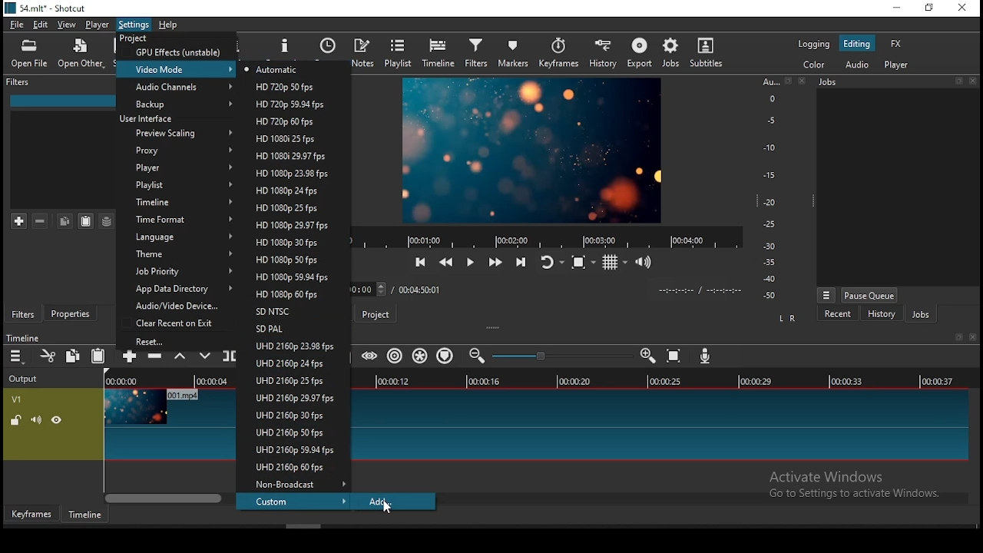 The height and width of the screenshot is (553, 983). What do you see at coordinates (551, 261) in the screenshot?
I see `toggle player looping` at bounding box center [551, 261].